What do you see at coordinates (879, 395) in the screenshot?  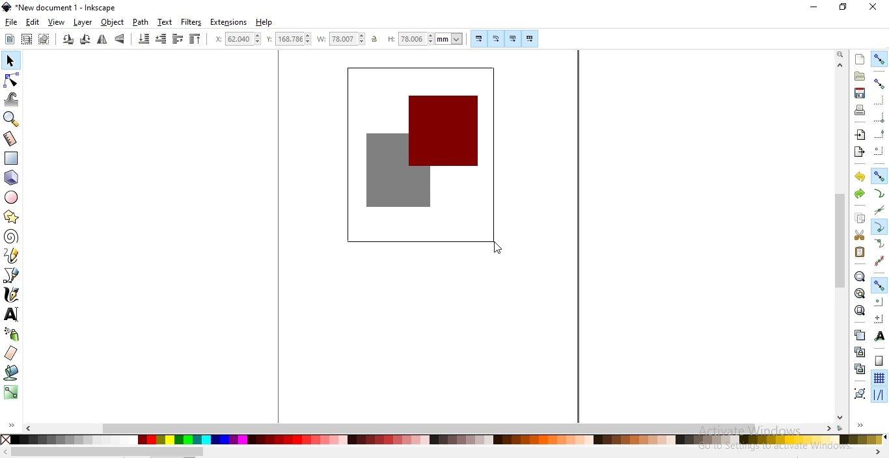 I see `snap guides` at bounding box center [879, 395].